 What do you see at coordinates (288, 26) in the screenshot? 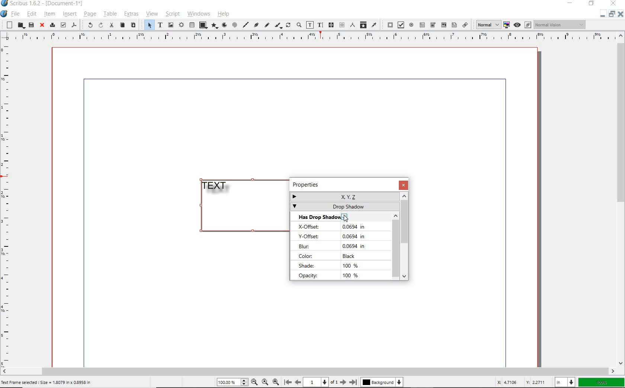
I see `rotate item` at bounding box center [288, 26].